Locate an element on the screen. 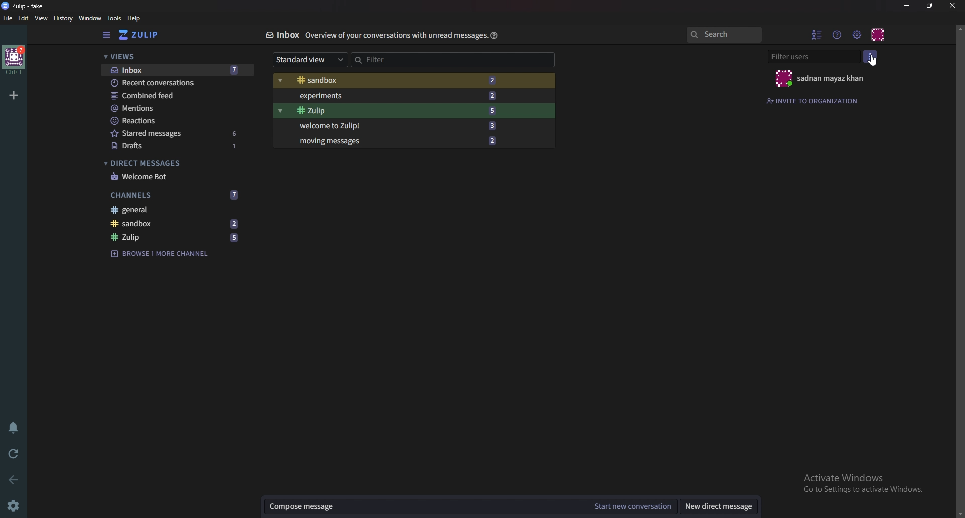  Inbox is located at coordinates (174, 70).